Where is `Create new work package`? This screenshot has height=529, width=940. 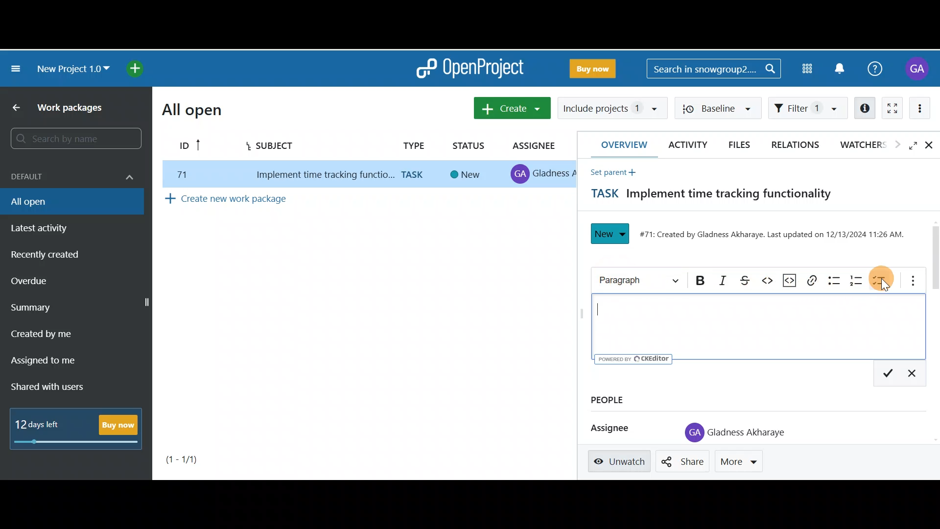 Create new work package is located at coordinates (252, 201).